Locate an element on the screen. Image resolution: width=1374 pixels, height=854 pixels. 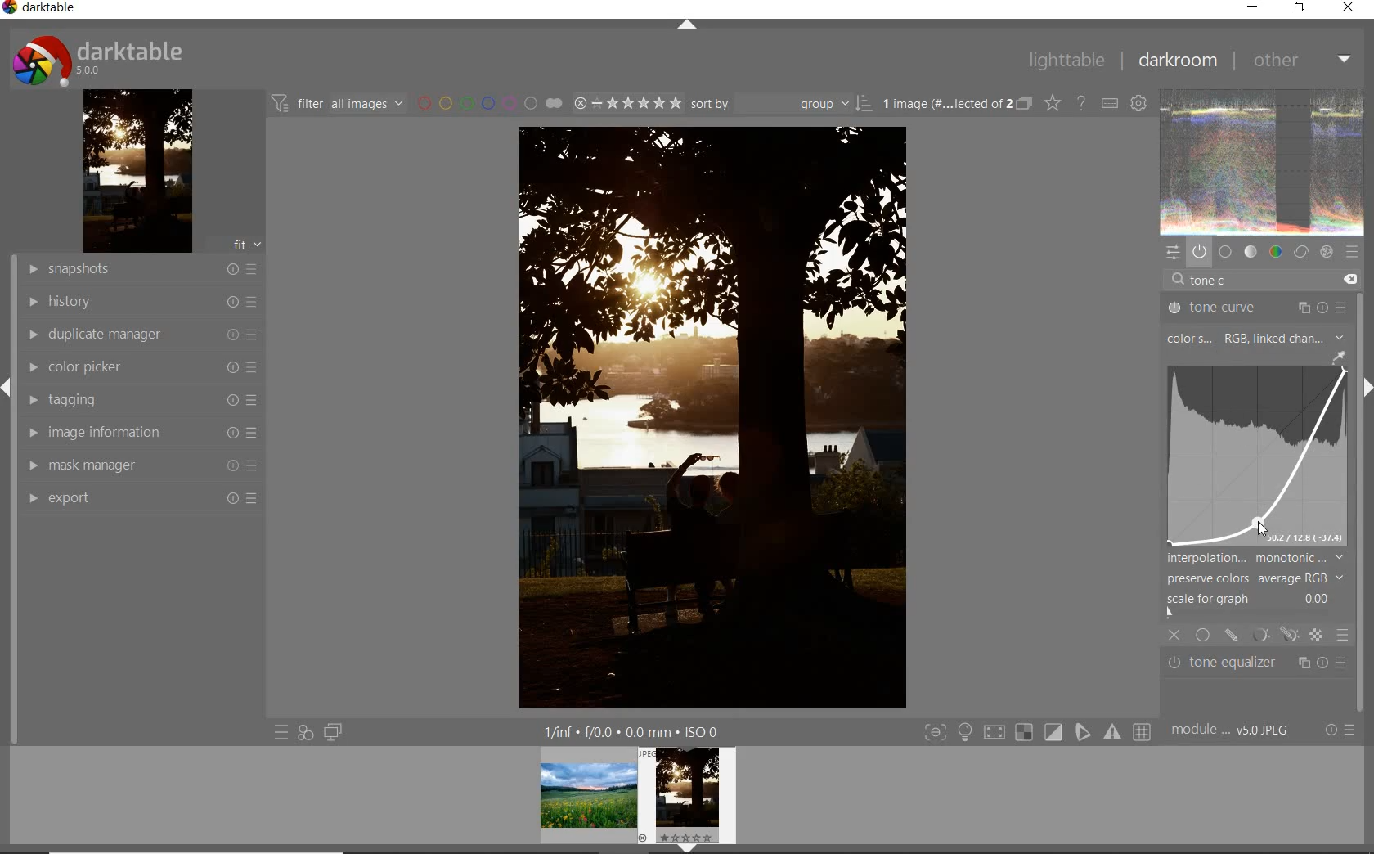
rgb, linked channels is located at coordinates (1286, 338).